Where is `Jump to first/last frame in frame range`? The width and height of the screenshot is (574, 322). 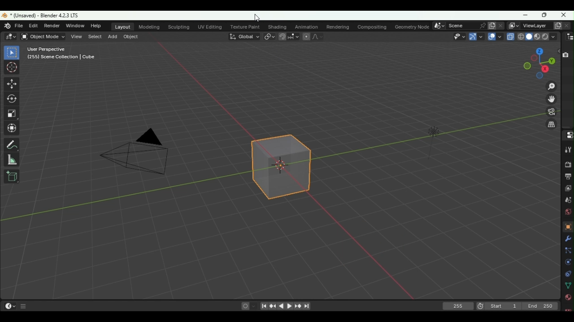
Jump to first/last frame in frame range is located at coordinates (264, 306).